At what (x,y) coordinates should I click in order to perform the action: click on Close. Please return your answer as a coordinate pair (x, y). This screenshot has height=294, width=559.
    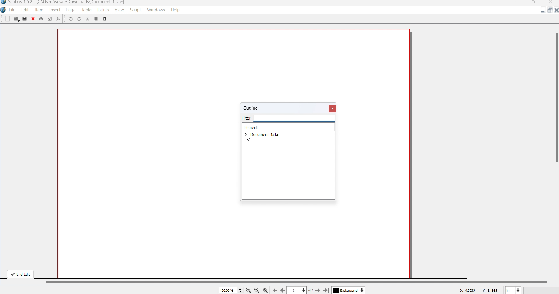
    Looking at the image, I should click on (552, 3).